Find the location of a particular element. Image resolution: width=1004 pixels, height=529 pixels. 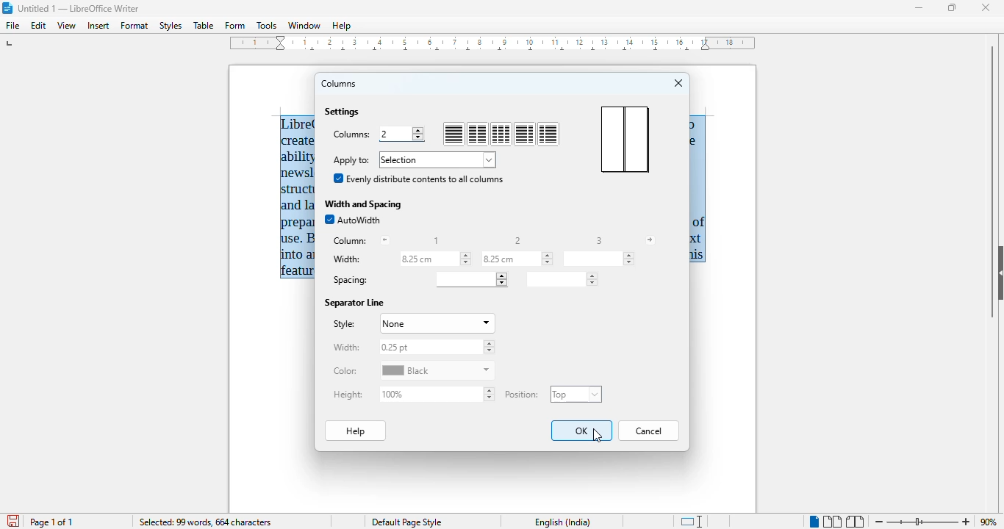

save document is located at coordinates (12, 519).